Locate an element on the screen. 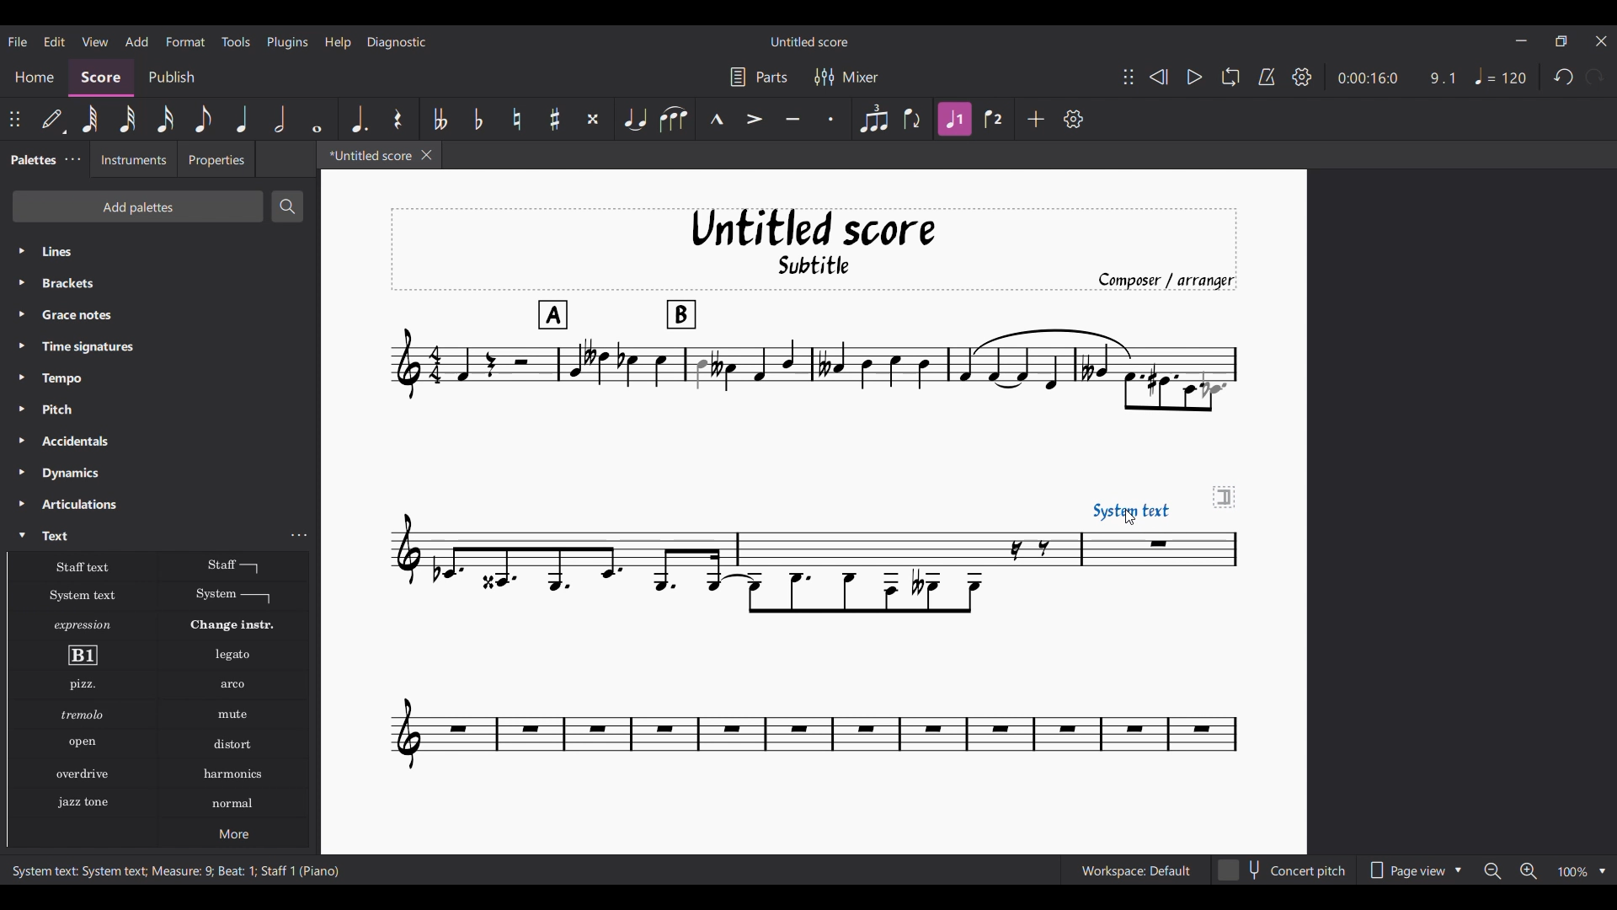 The height and width of the screenshot is (910, 1617). Marcato is located at coordinates (717, 119).